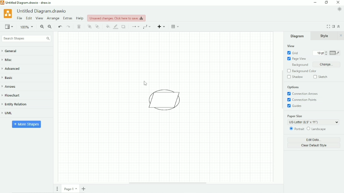 This screenshot has width=344, height=193. What do you see at coordinates (291, 46) in the screenshot?
I see `View` at bounding box center [291, 46].